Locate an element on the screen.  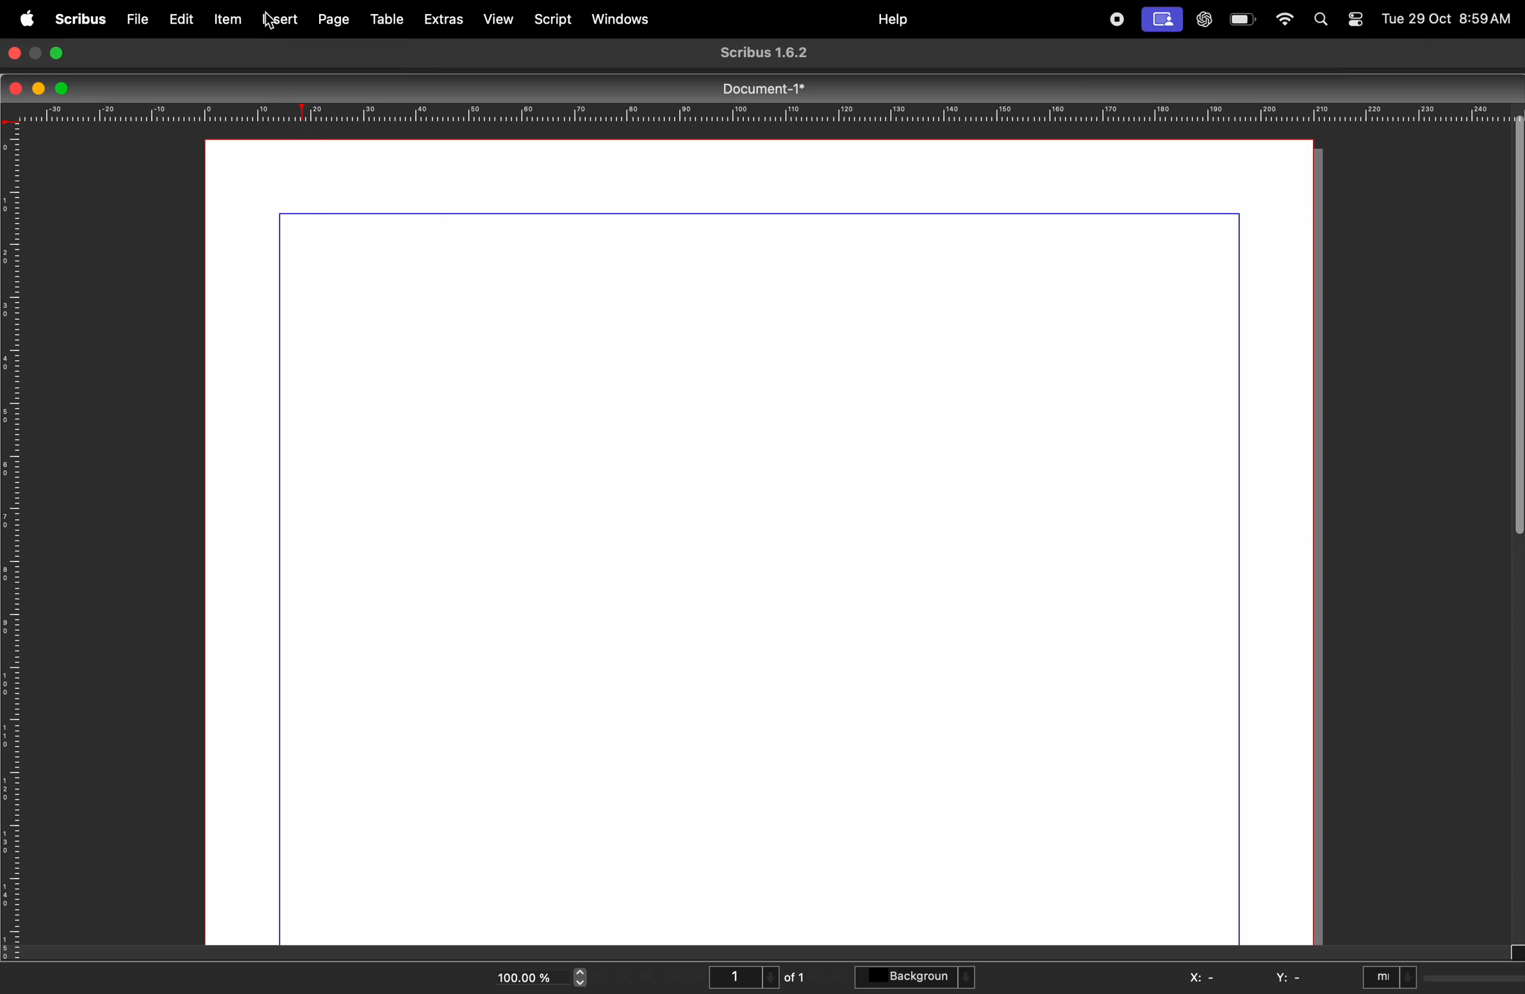
insert is located at coordinates (279, 19).